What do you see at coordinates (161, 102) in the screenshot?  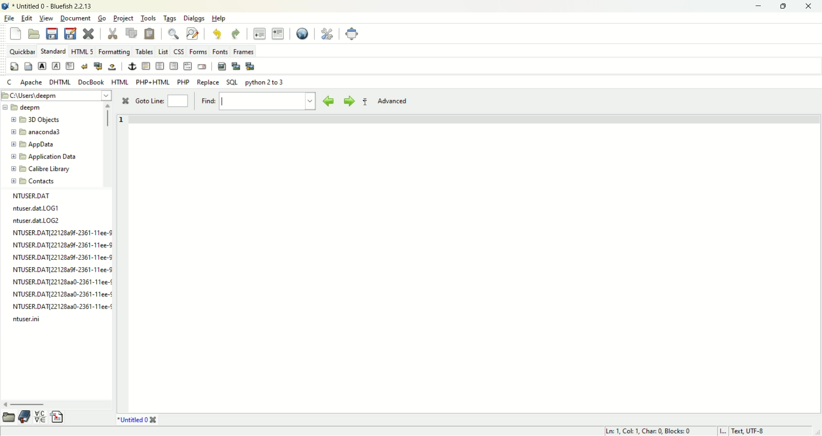 I see `goto line` at bounding box center [161, 102].